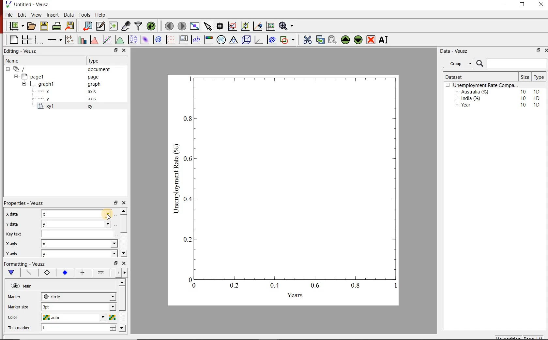  Describe the element at coordinates (85, 15) in the screenshot. I see `Tools` at that location.